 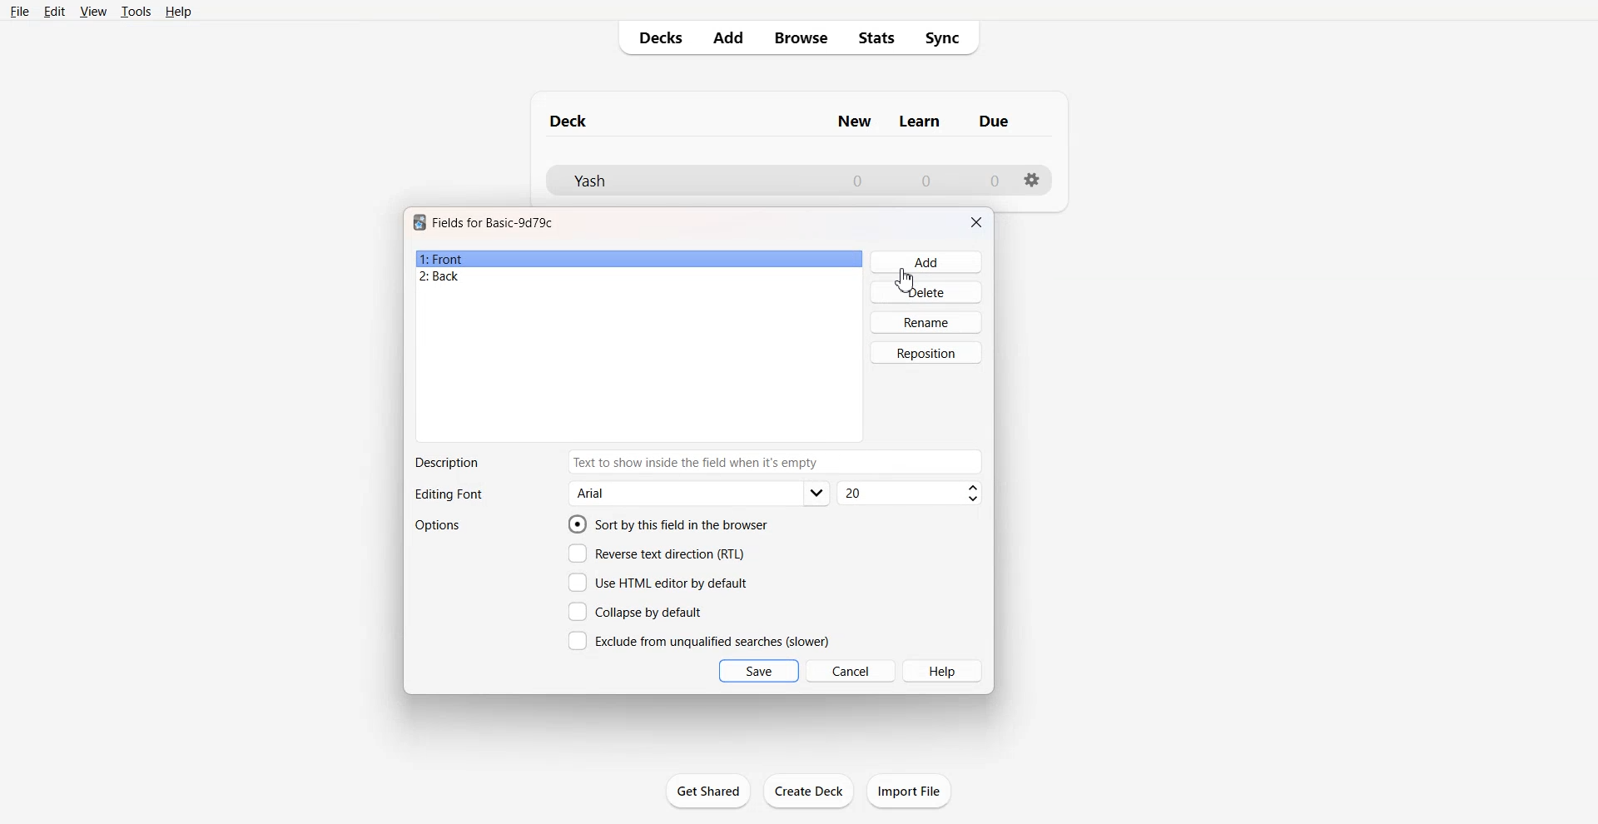 What do you see at coordinates (569, 121) in the screenshot?
I see `Text 1` at bounding box center [569, 121].